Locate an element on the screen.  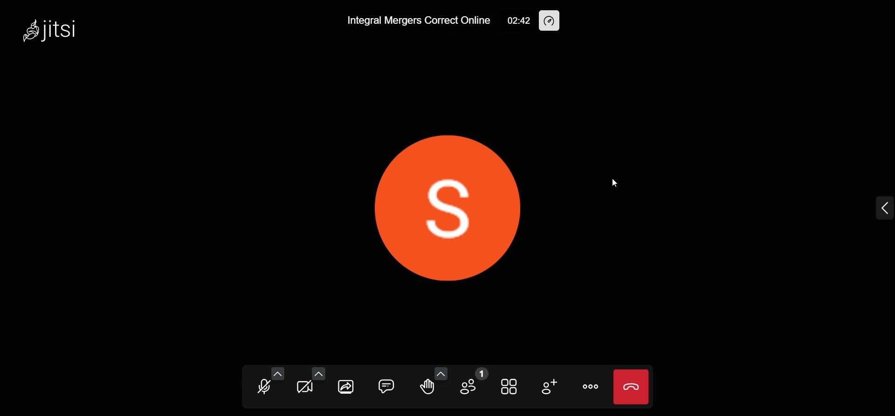
Integral Mergers Correct Online is located at coordinates (414, 21).